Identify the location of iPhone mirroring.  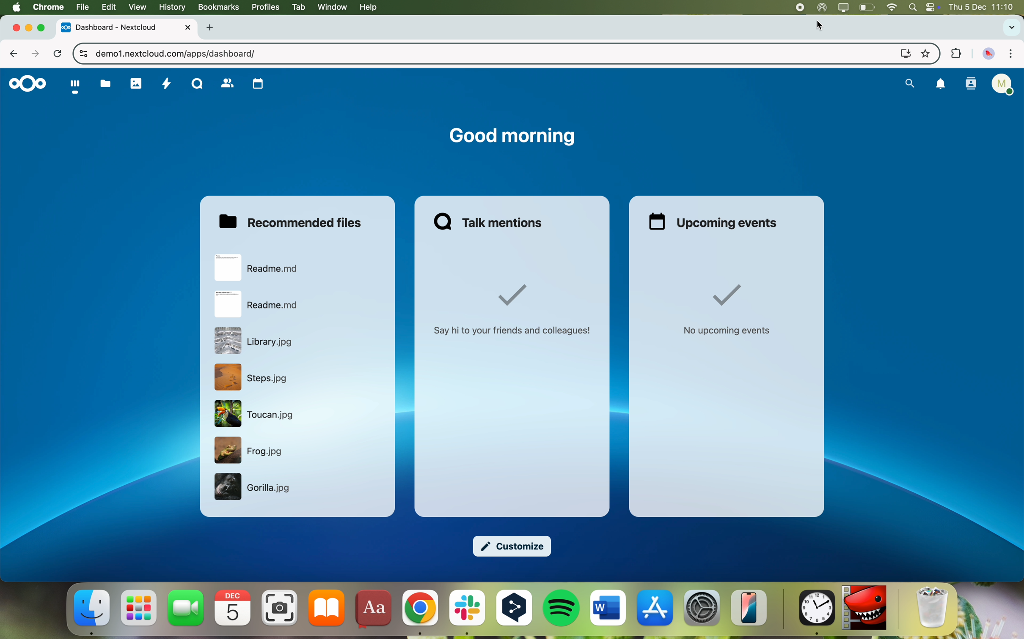
(749, 608).